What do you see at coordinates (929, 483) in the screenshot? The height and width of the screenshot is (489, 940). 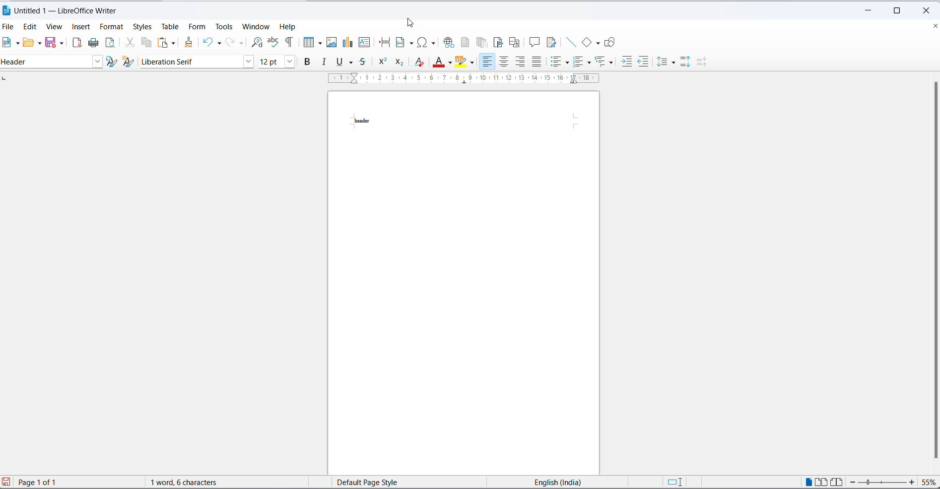 I see `zoom percentage` at bounding box center [929, 483].